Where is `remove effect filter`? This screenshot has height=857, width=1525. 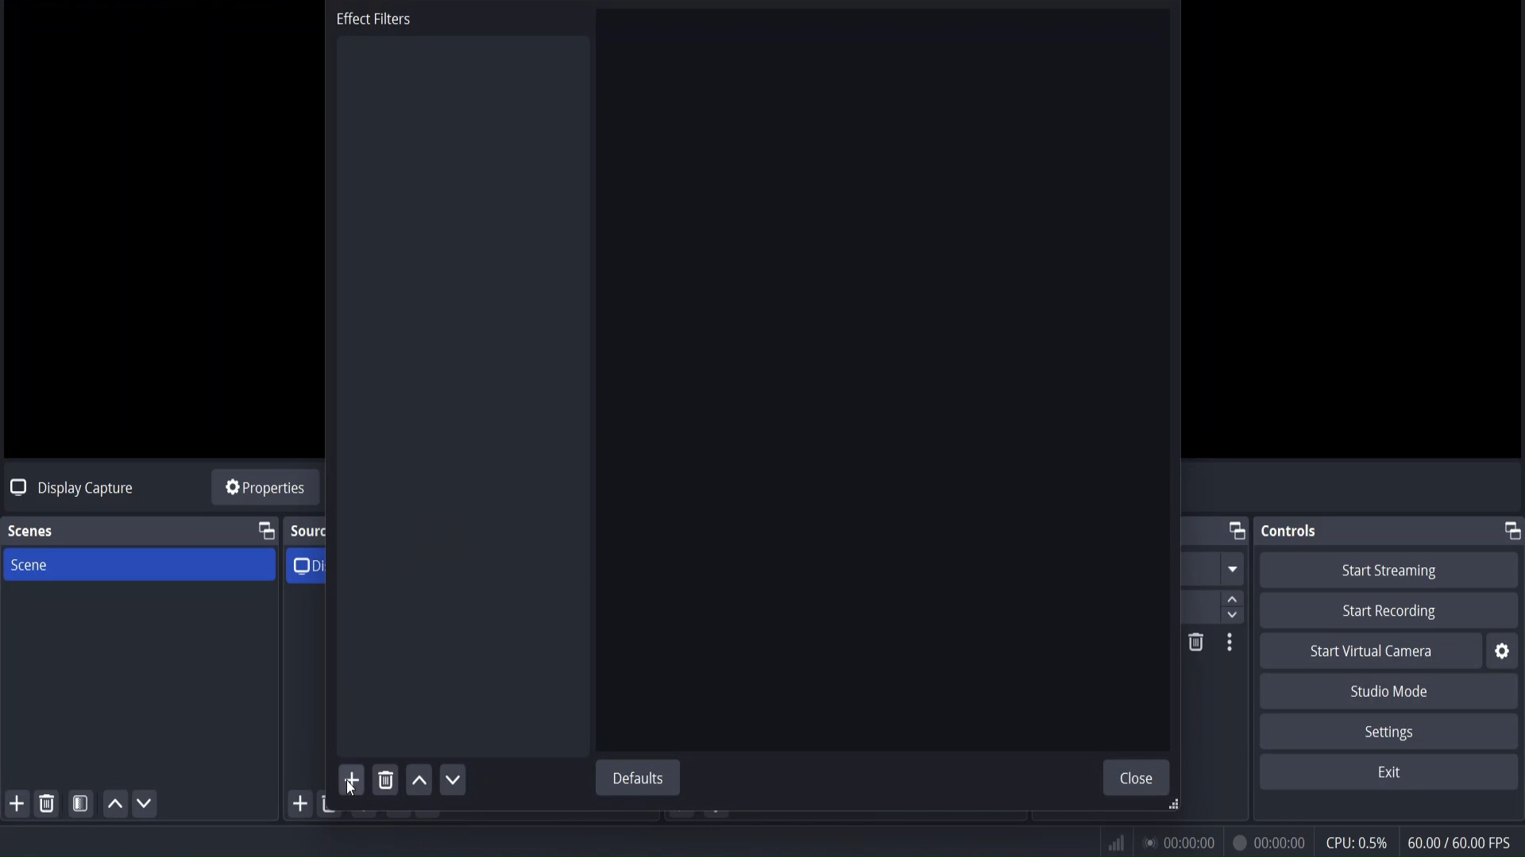 remove effect filter is located at coordinates (387, 780).